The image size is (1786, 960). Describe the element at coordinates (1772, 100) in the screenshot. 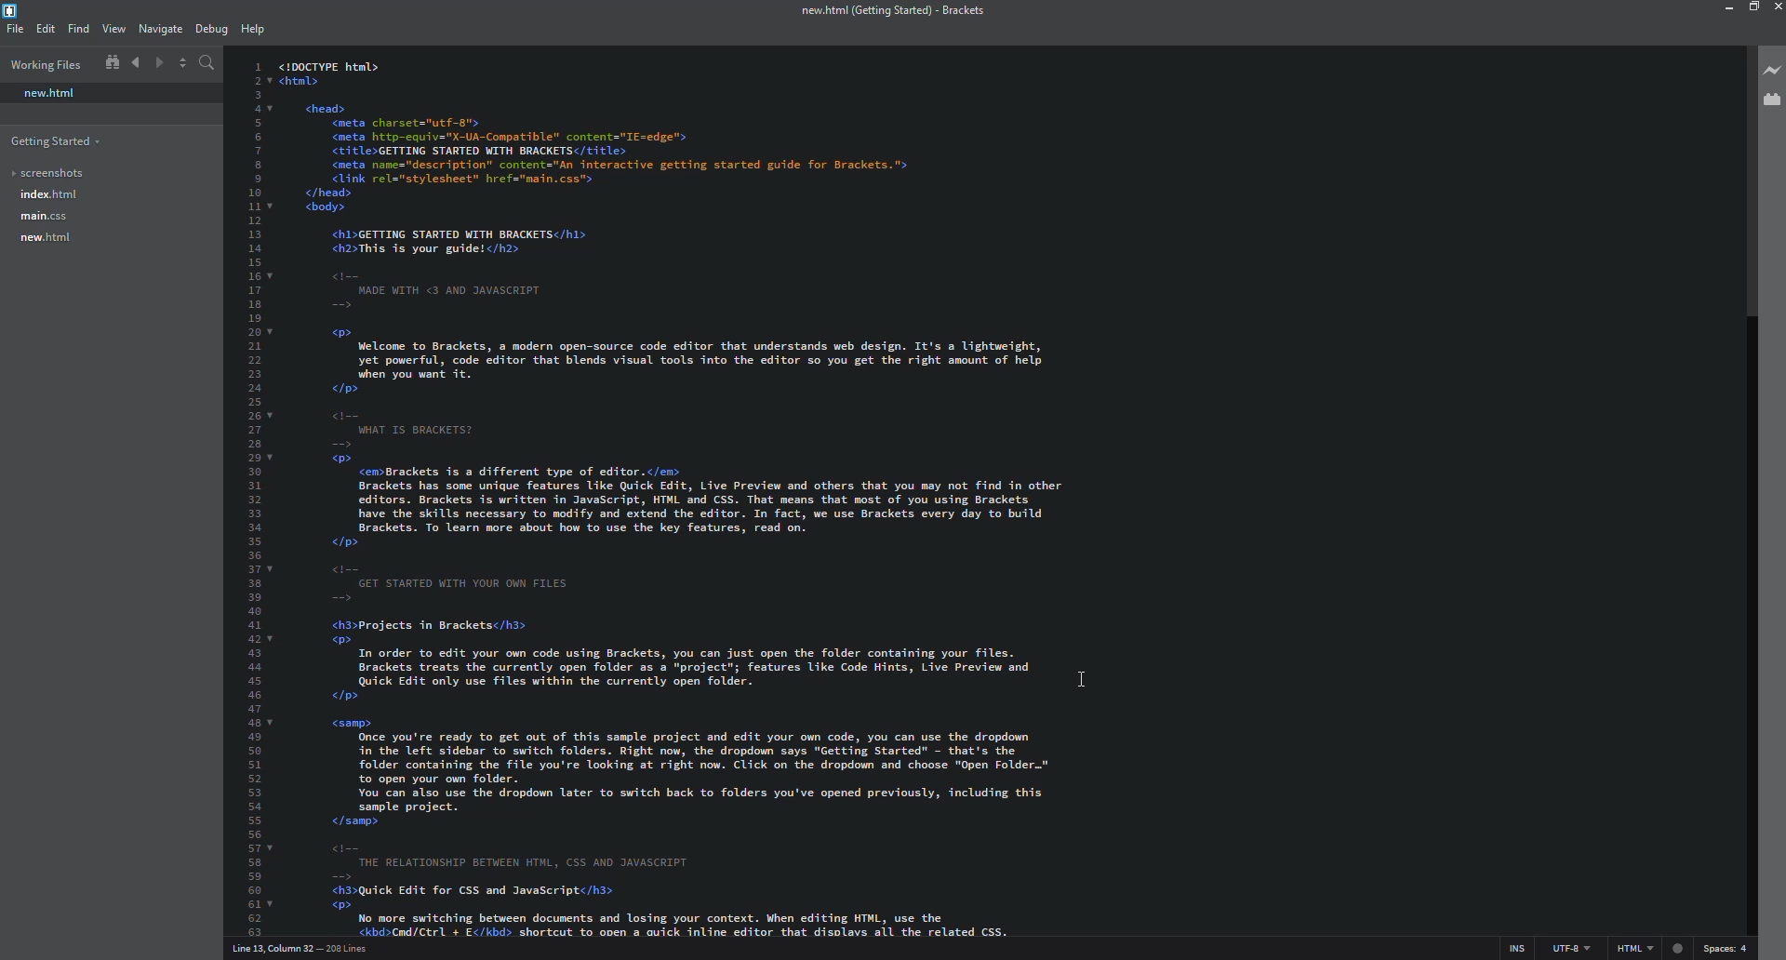

I see `extension manager` at that location.